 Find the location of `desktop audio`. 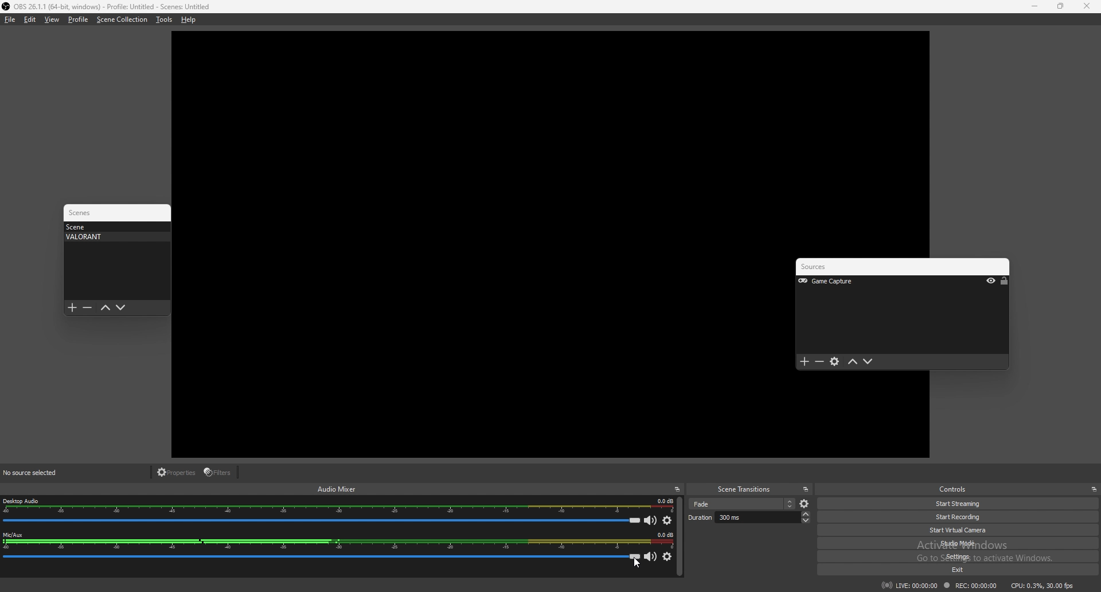

desktop audio is located at coordinates (338, 506).